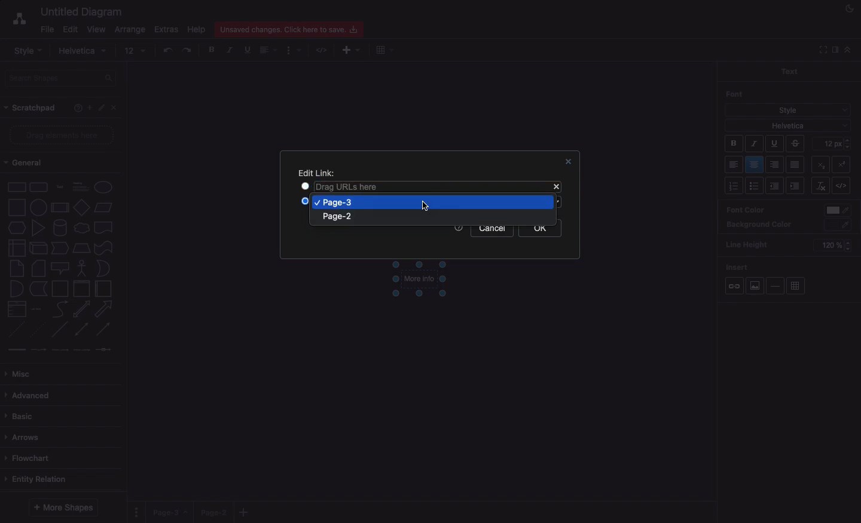 The image size is (861, 523). Describe the element at coordinates (288, 29) in the screenshot. I see `Unsaved changes. click here to save` at that location.